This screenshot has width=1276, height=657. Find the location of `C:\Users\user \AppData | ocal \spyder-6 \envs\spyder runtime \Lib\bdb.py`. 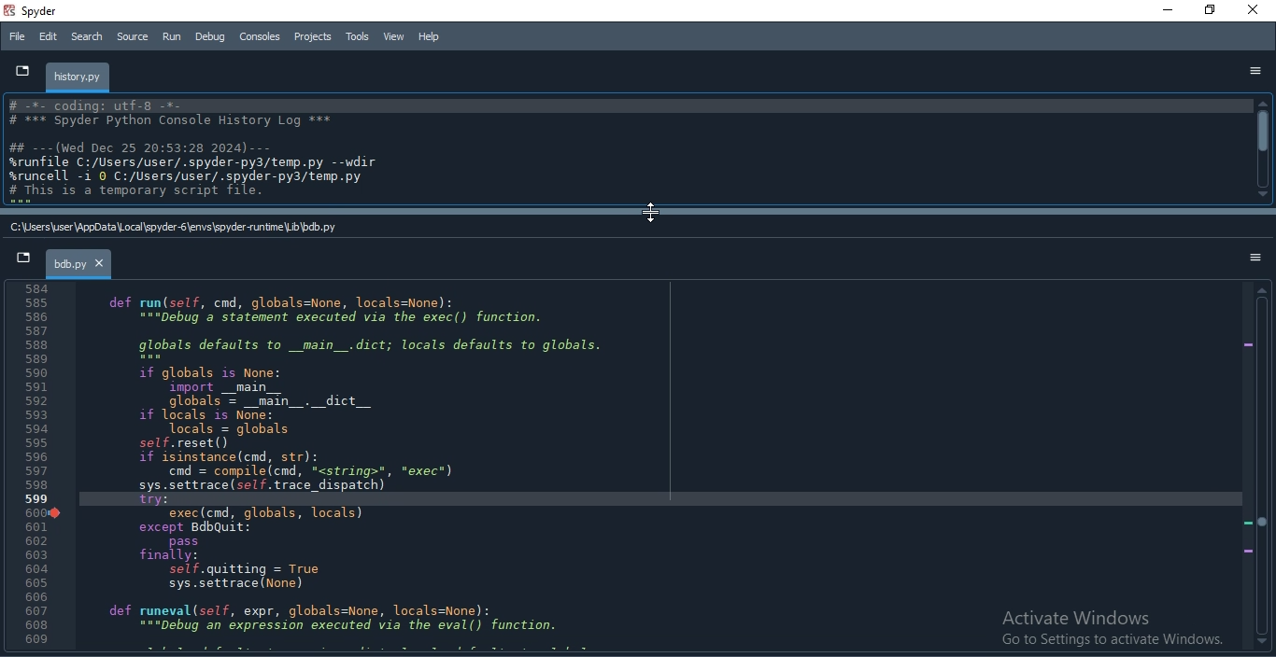

C:\Users\user \AppData | ocal \spyder-6 \envs\spyder runtime \Lib\bdb.py is located at coordinates (171, 228).